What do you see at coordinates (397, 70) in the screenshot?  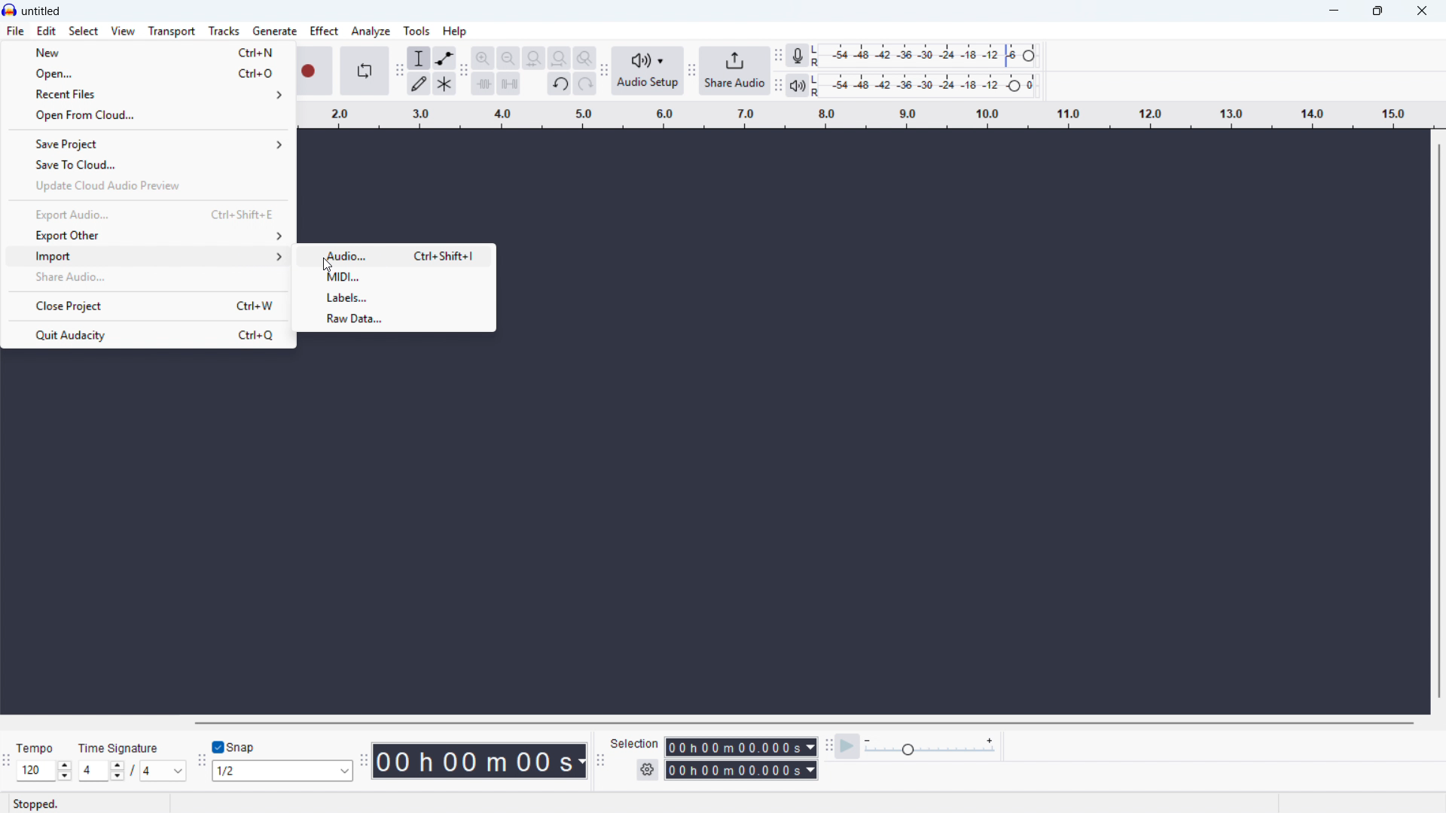 I see `Tools toolbar ` at bounding box center [397, 70].